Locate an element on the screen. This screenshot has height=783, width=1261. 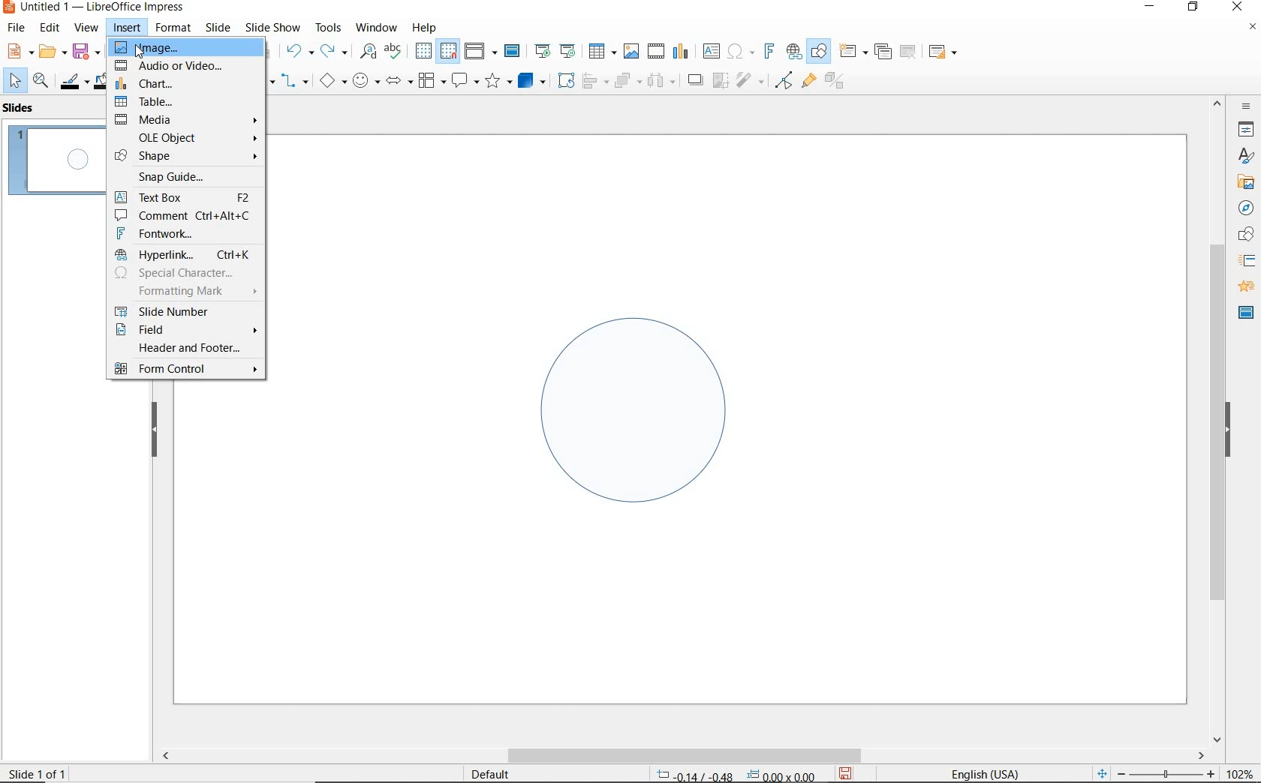
crop image is located at coordinates (720, 79).